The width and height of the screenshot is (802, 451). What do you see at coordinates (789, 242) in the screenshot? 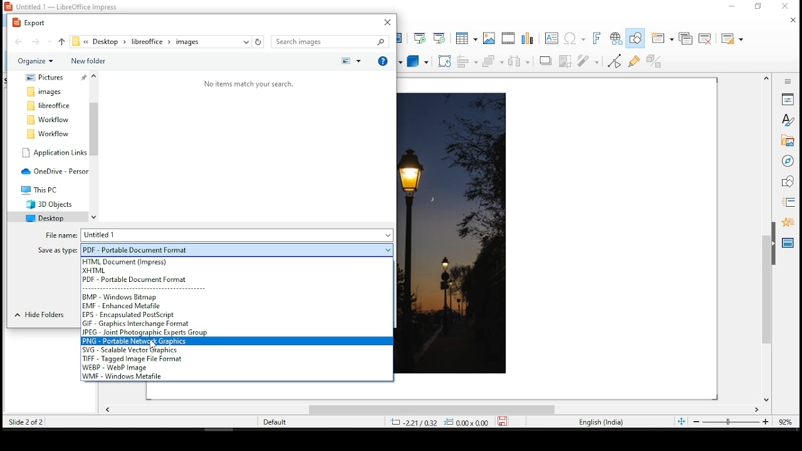
I see `master slides` at bounding box center [789, 242].